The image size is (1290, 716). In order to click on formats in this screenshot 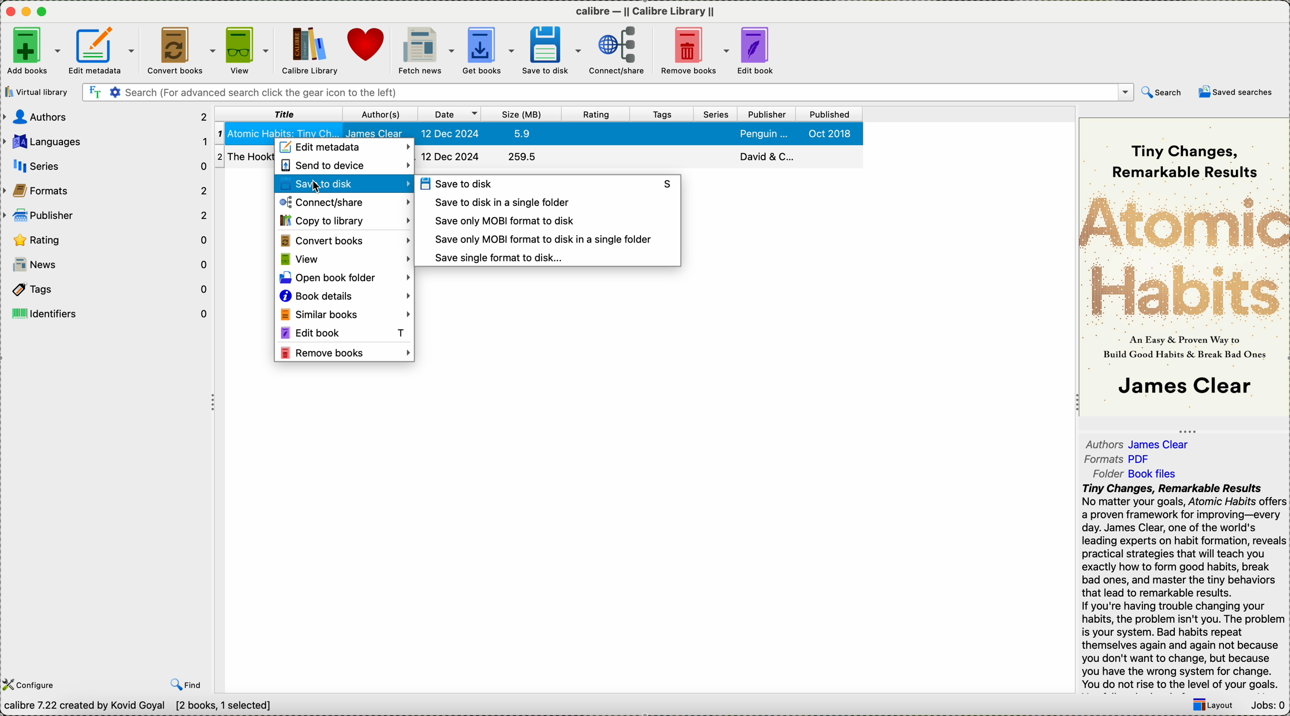, I will do `click(107, 190)`.